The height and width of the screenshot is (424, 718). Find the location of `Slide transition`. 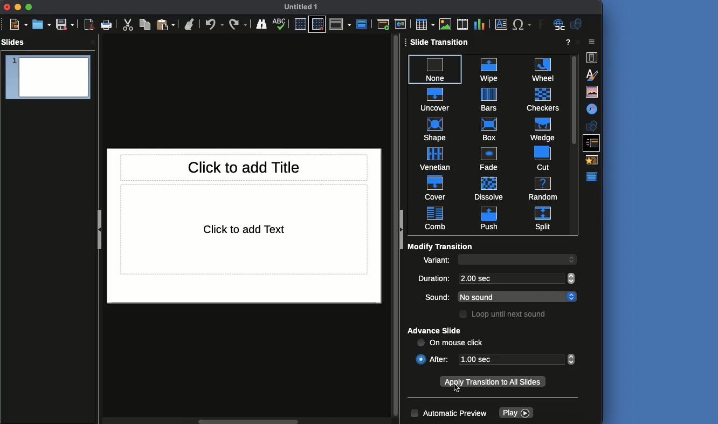

Slide transition is located at coordinates (593, 142).